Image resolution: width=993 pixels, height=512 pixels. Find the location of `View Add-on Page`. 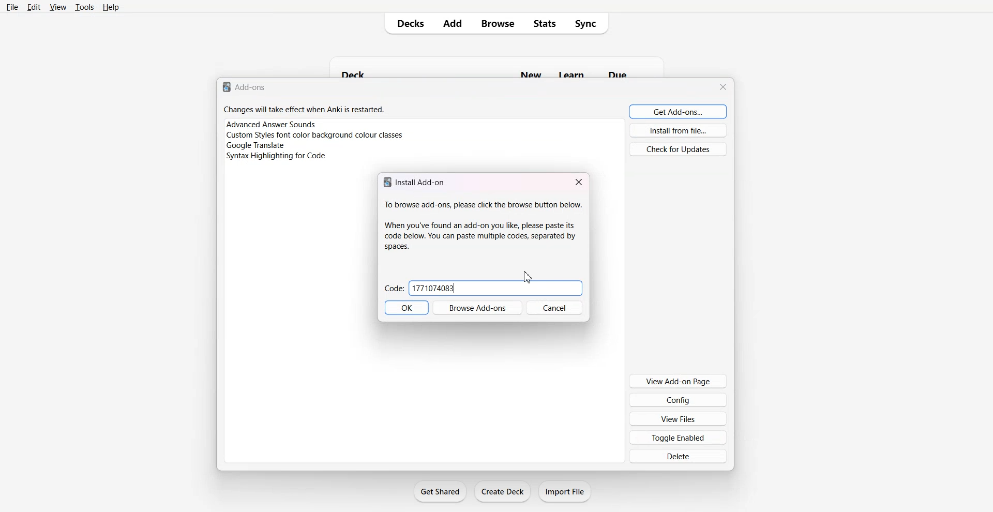

View Add-on Page is located at coordinates (679, 381).